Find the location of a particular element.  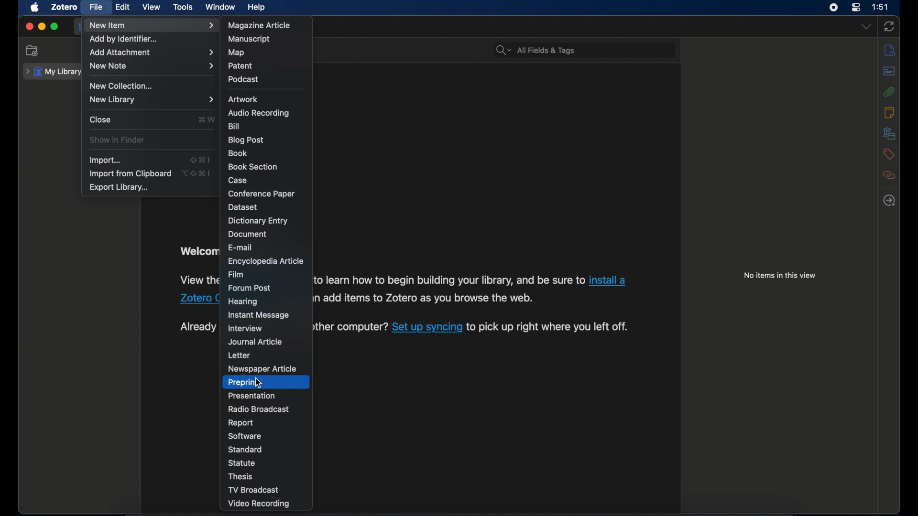

manuscript is located at coordinates (251, 39).